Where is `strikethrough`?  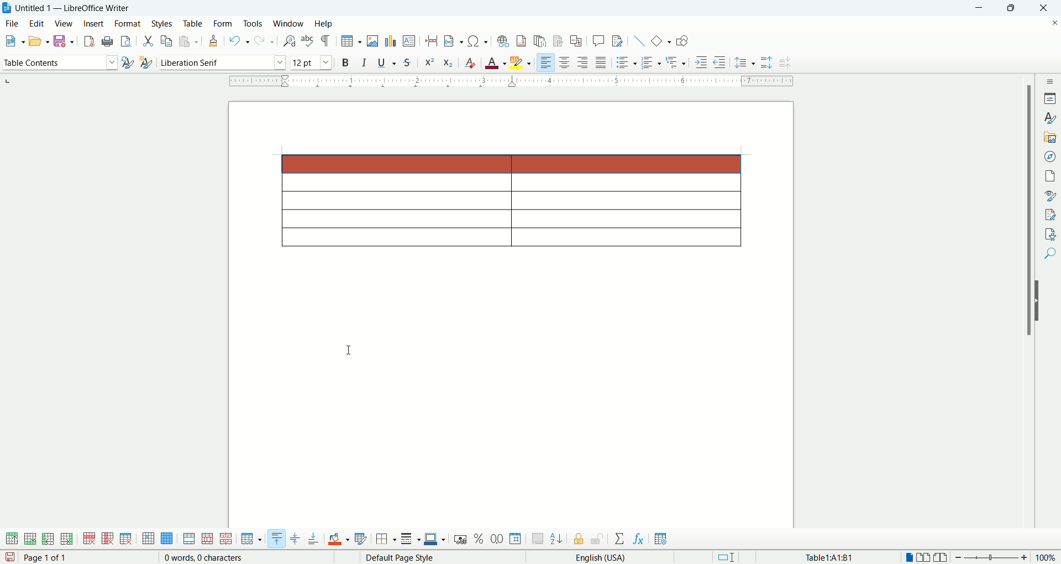
strikethrough is located at coordinates (407, 62).